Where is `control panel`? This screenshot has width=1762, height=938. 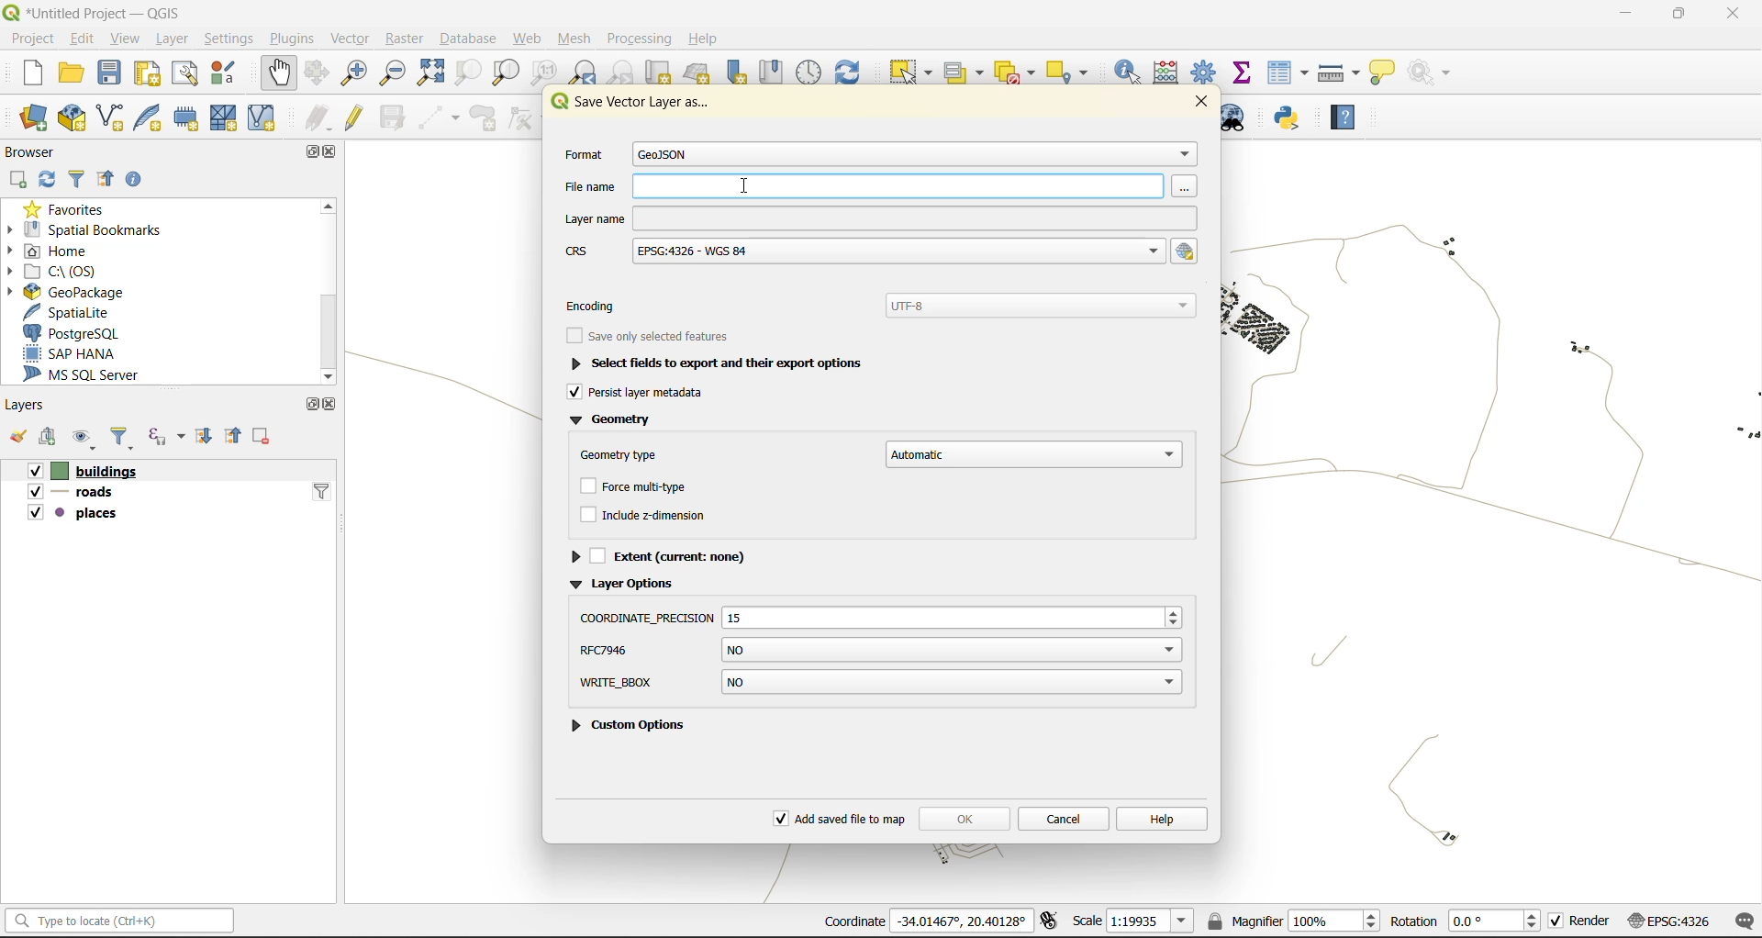 control panel is located at coordinates (810, 72).